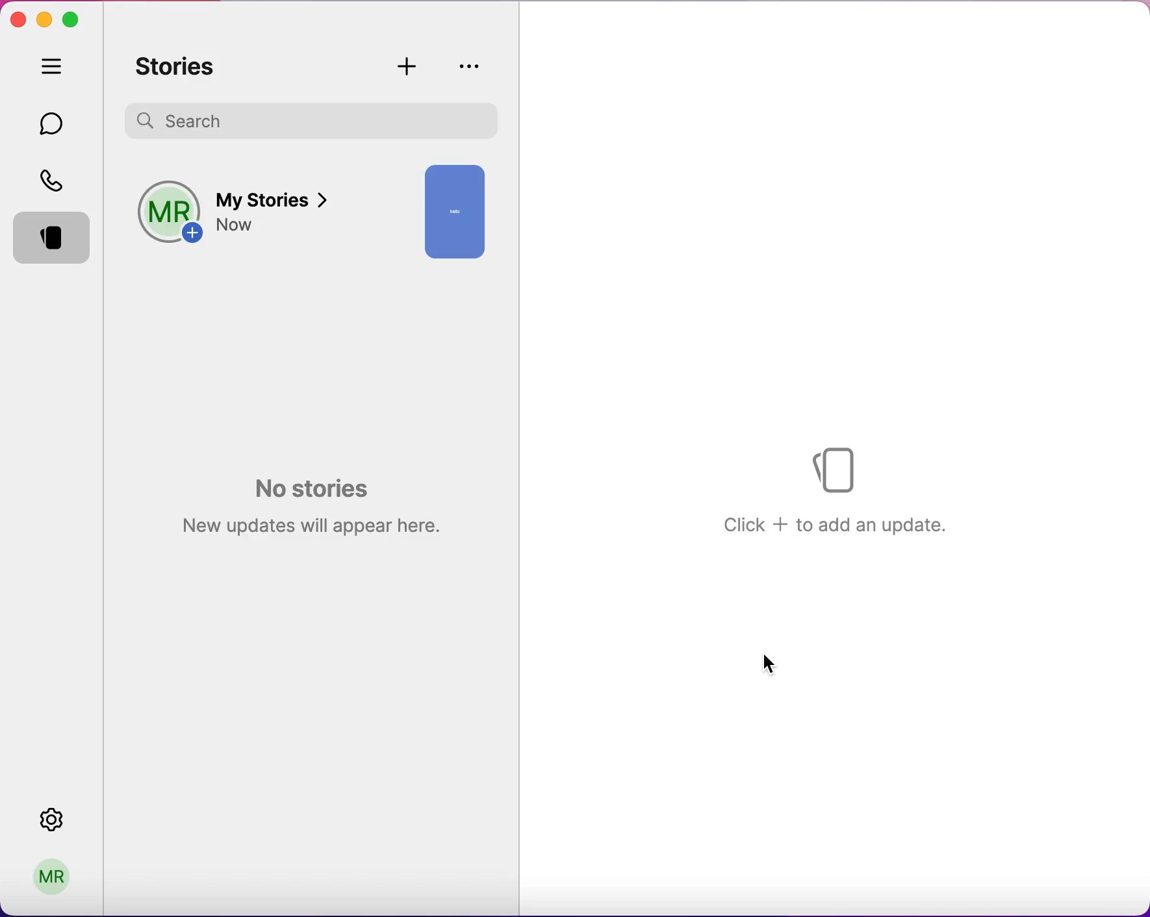 The image size is (1150, 917). I want to click on calls, so click(55, 179).